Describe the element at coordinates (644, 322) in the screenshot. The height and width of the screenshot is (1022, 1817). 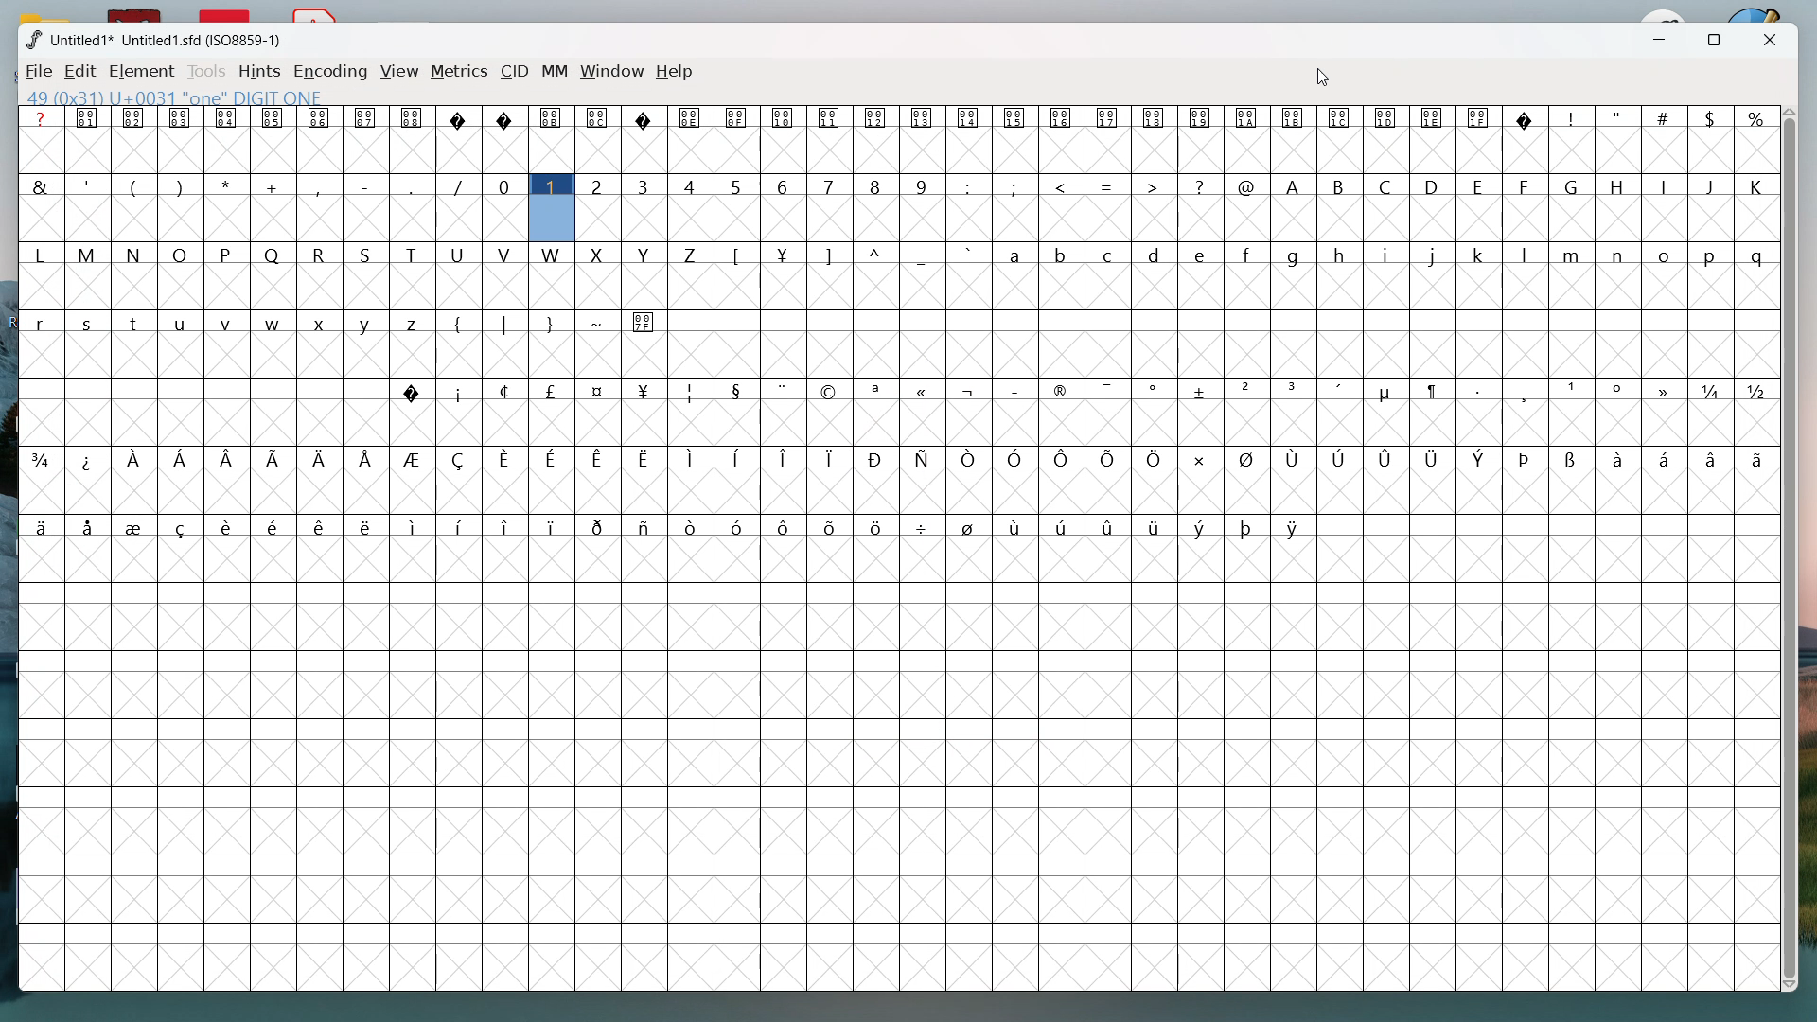
I see `symbol` at that location.